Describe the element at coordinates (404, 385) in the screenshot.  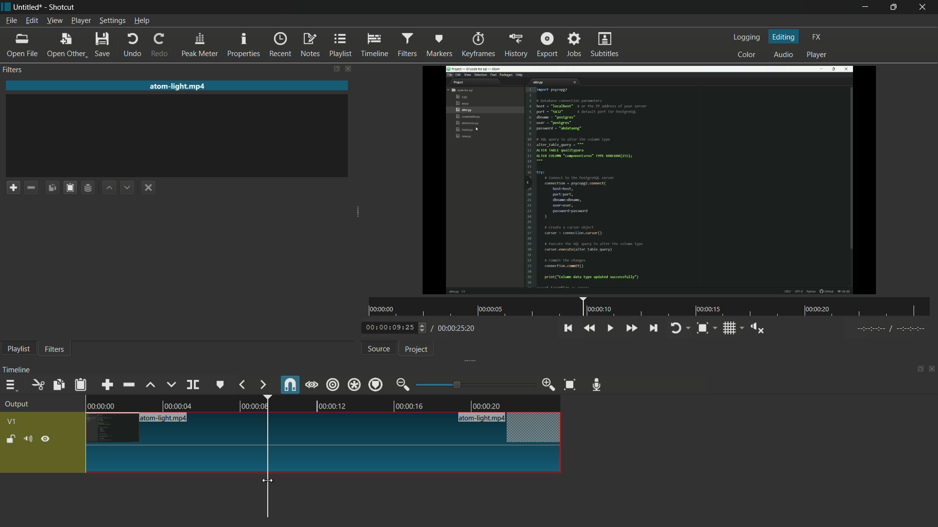
I see `zoom out` at that location.